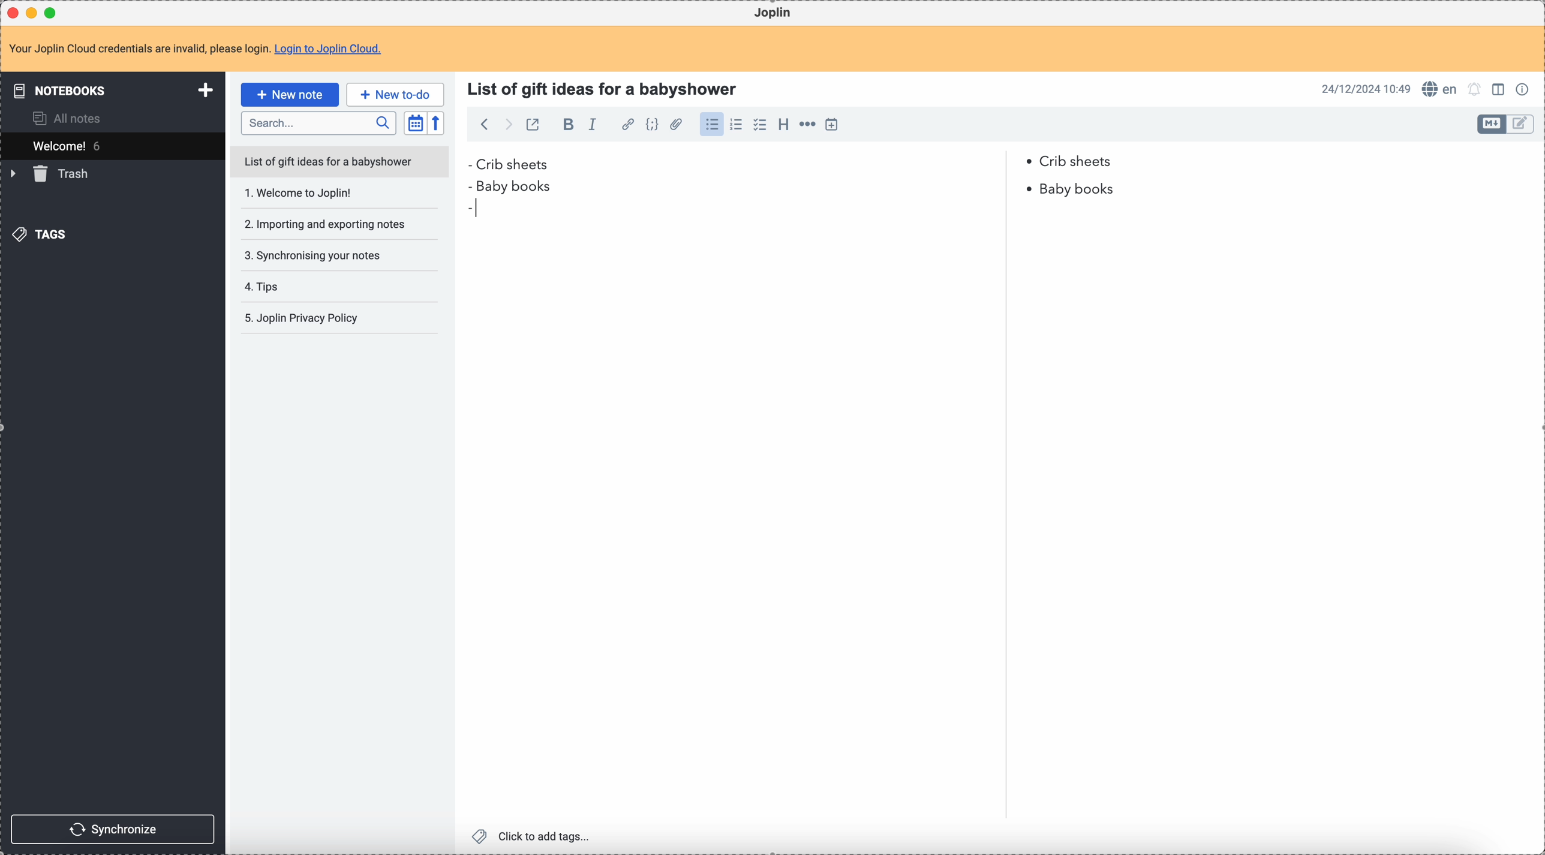 The width and height of the screenshot is (1545, 855). I want to click on attach file, so click(678, 125).